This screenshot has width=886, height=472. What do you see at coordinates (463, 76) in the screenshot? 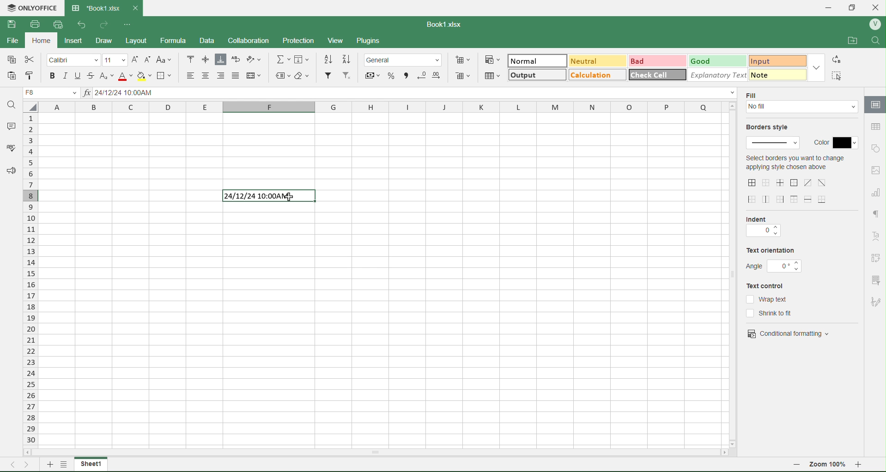
I see `Delete Cells` at bounding box center [463, 76].